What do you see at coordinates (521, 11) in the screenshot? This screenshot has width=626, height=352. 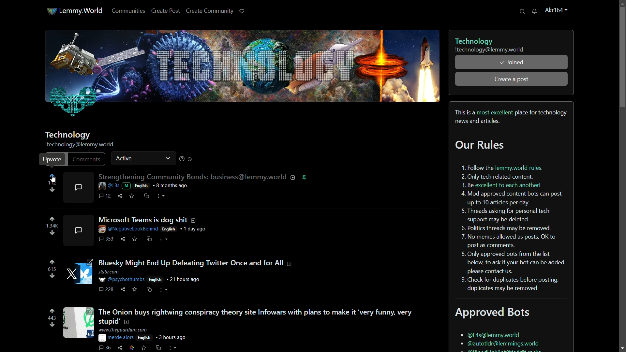 I see `search` at bounding box center [521, 11].